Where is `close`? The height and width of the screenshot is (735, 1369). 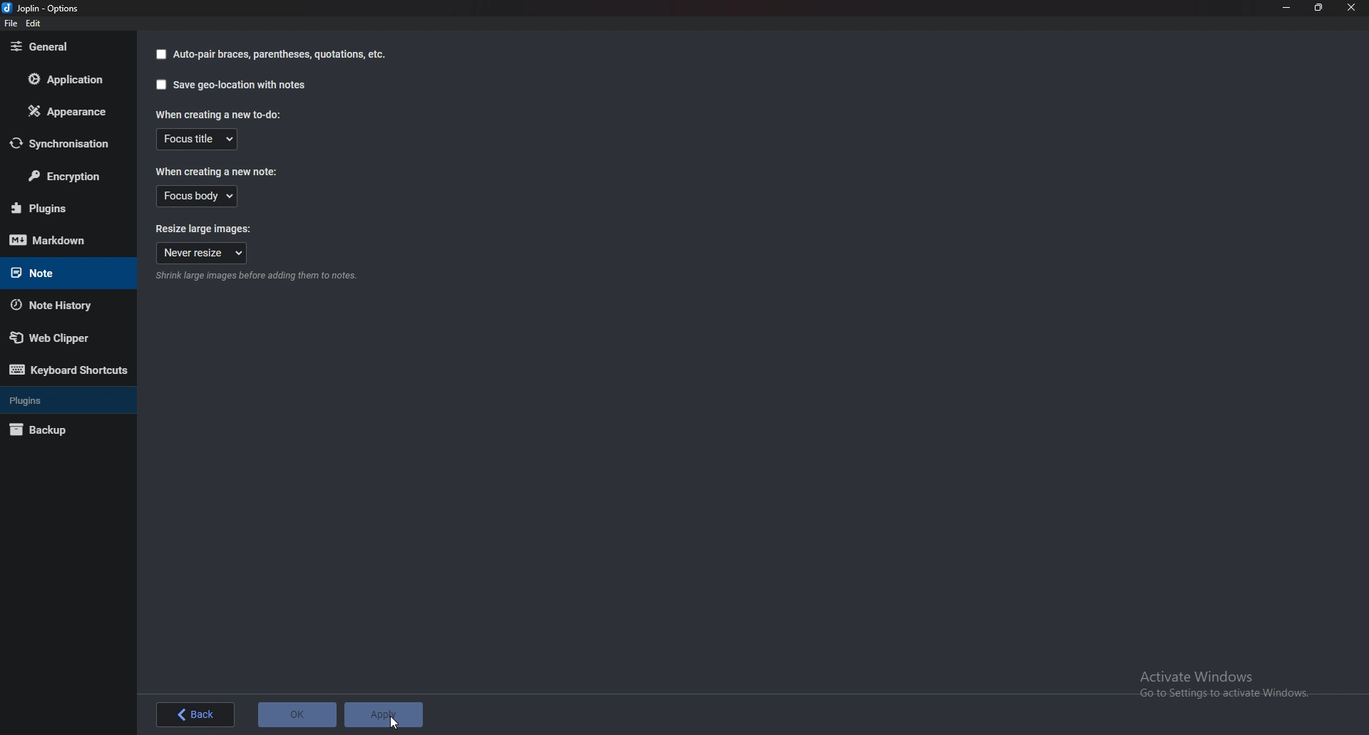
close is located at coordinates (1350, 8).